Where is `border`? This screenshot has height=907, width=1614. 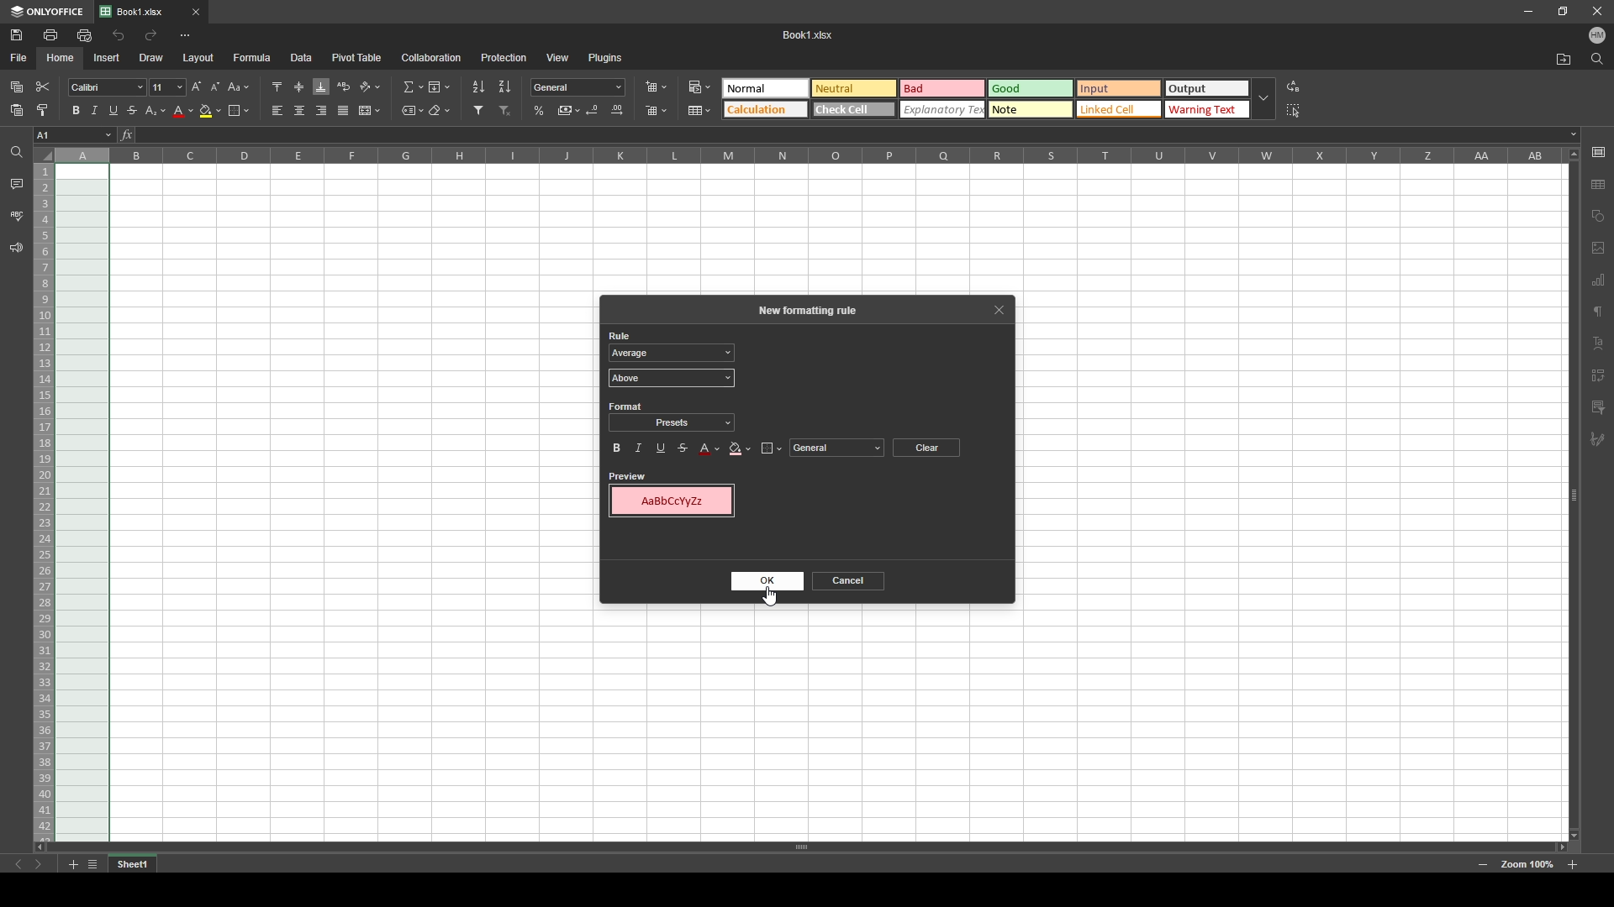 border is located at coordinates (772, 448).